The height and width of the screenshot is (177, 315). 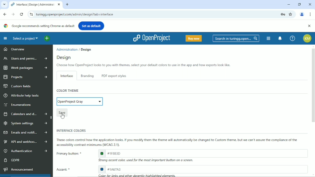 I want to click on Close, so click(x=309, y=26).